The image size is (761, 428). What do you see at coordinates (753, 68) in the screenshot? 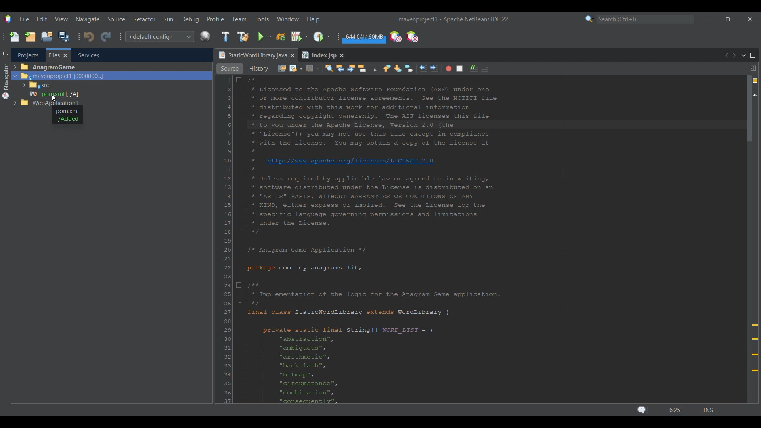
I see `Split window horizontally or vertically` at bounding box center [753, 68].